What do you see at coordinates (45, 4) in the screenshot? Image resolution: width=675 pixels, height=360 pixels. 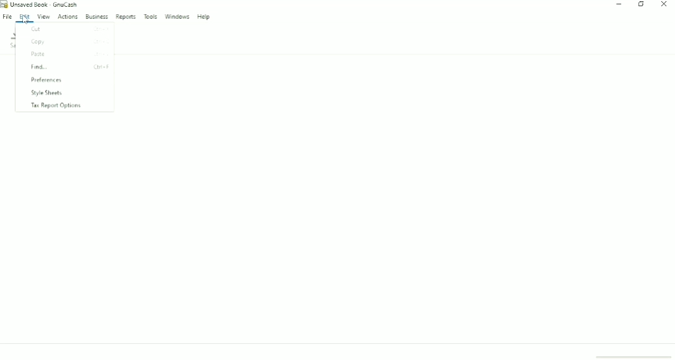 I see `unsaved book - gnucash` at bounding box center [45, 4].